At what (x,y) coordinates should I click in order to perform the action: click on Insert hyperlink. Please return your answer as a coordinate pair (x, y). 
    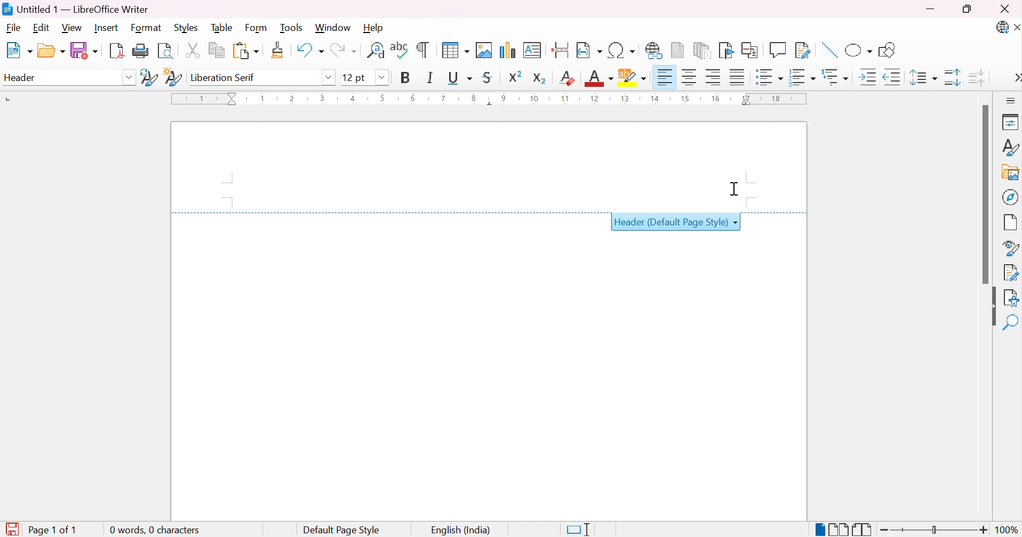
    Looking at the image, I should click on (654, 50).